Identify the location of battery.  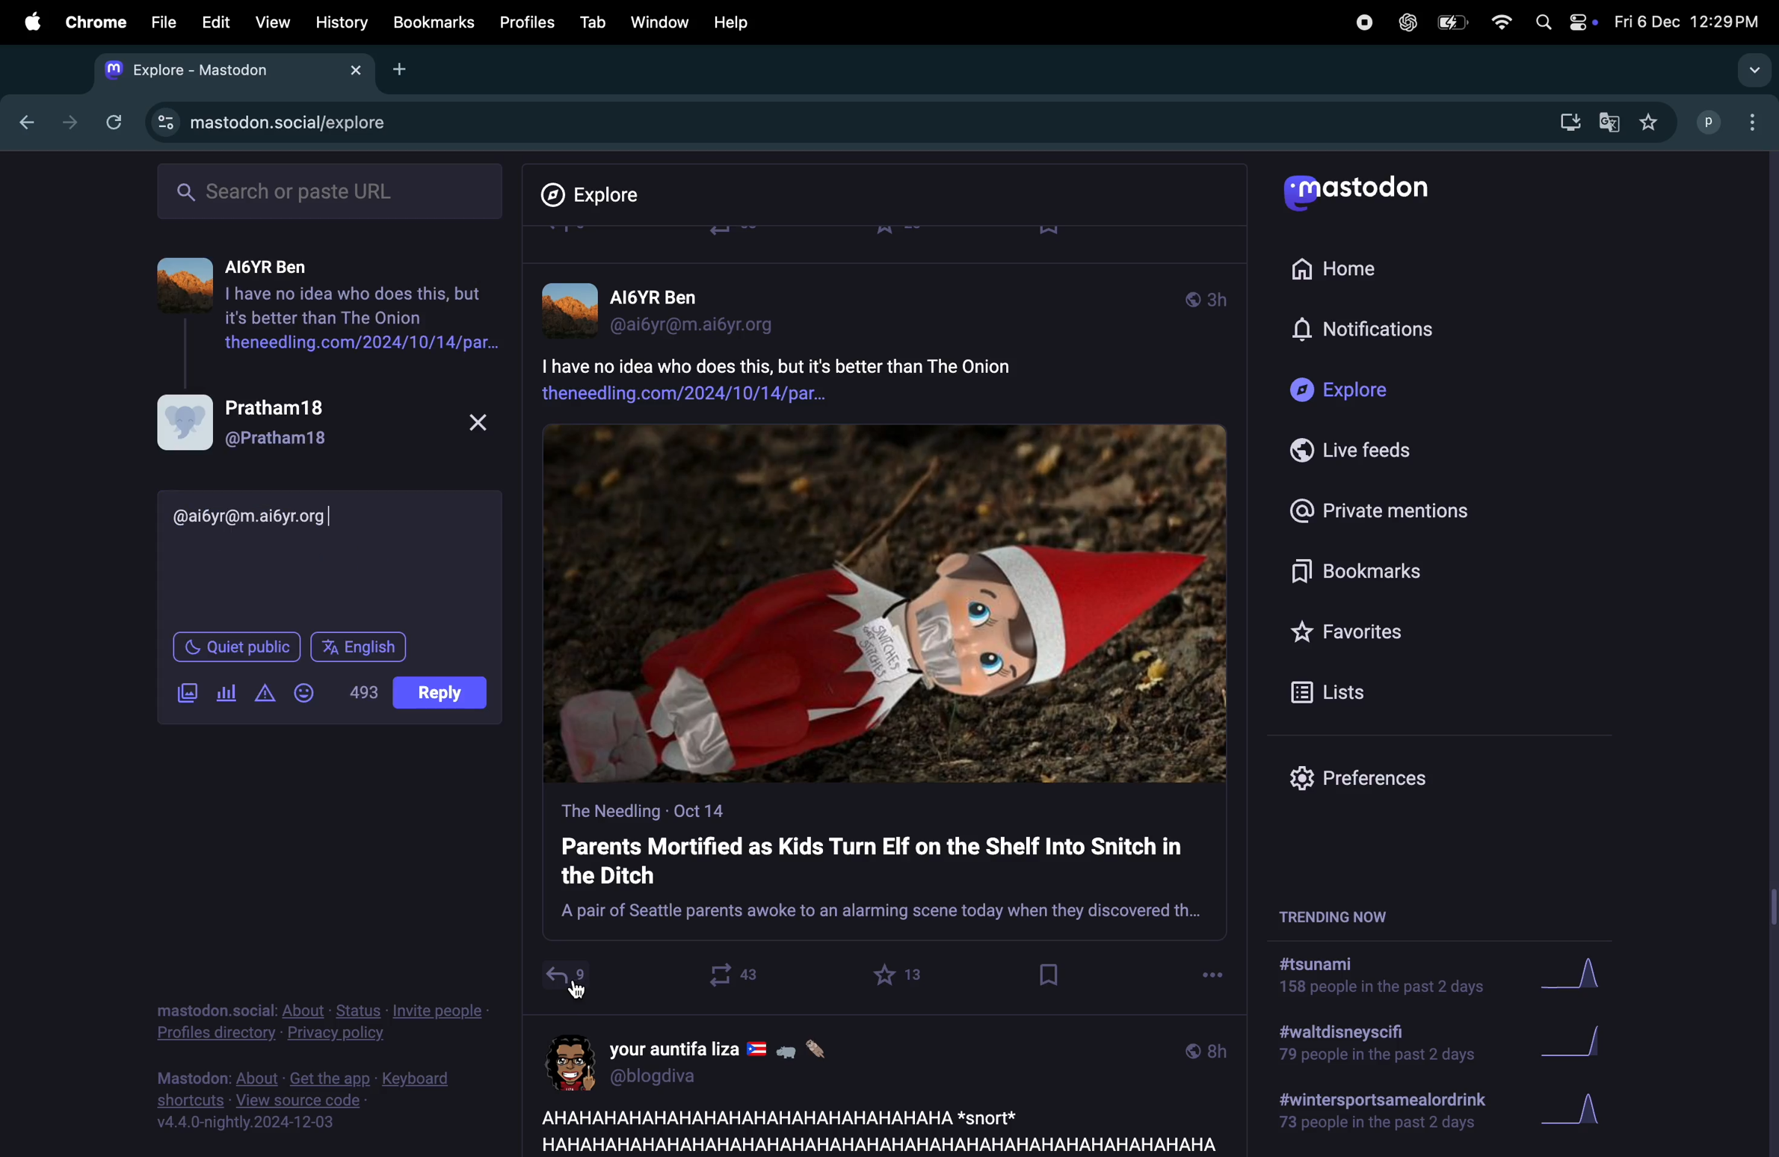
(1450, 24).